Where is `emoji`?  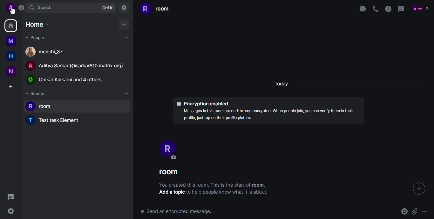 emoji is located at coordinates (404, 212).